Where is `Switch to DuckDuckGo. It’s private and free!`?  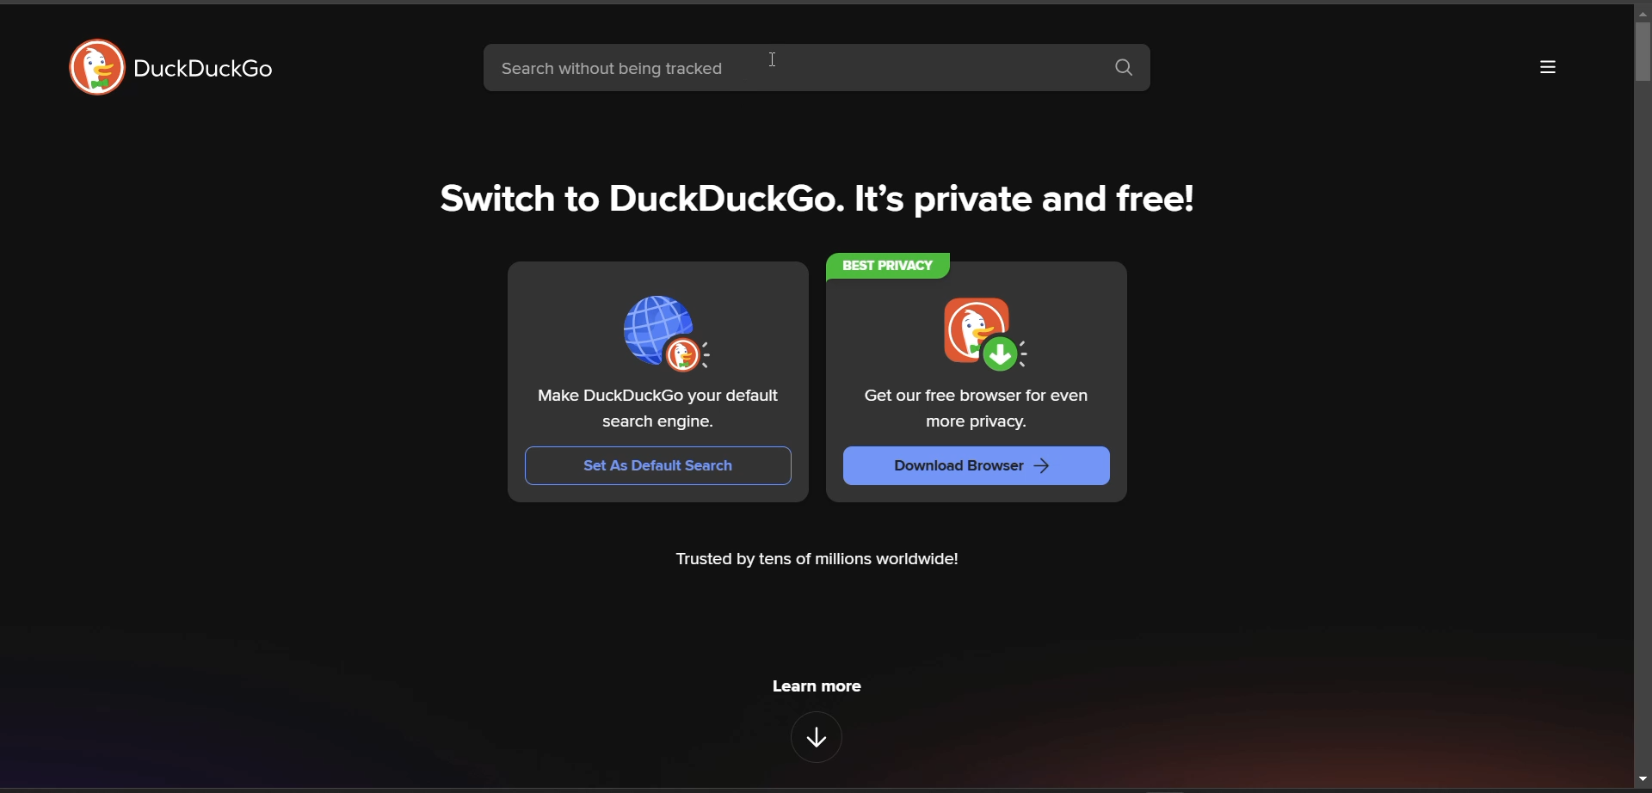
Switch to DuckDuckGo. It’s private and free! is located at coordinates (820, 199).